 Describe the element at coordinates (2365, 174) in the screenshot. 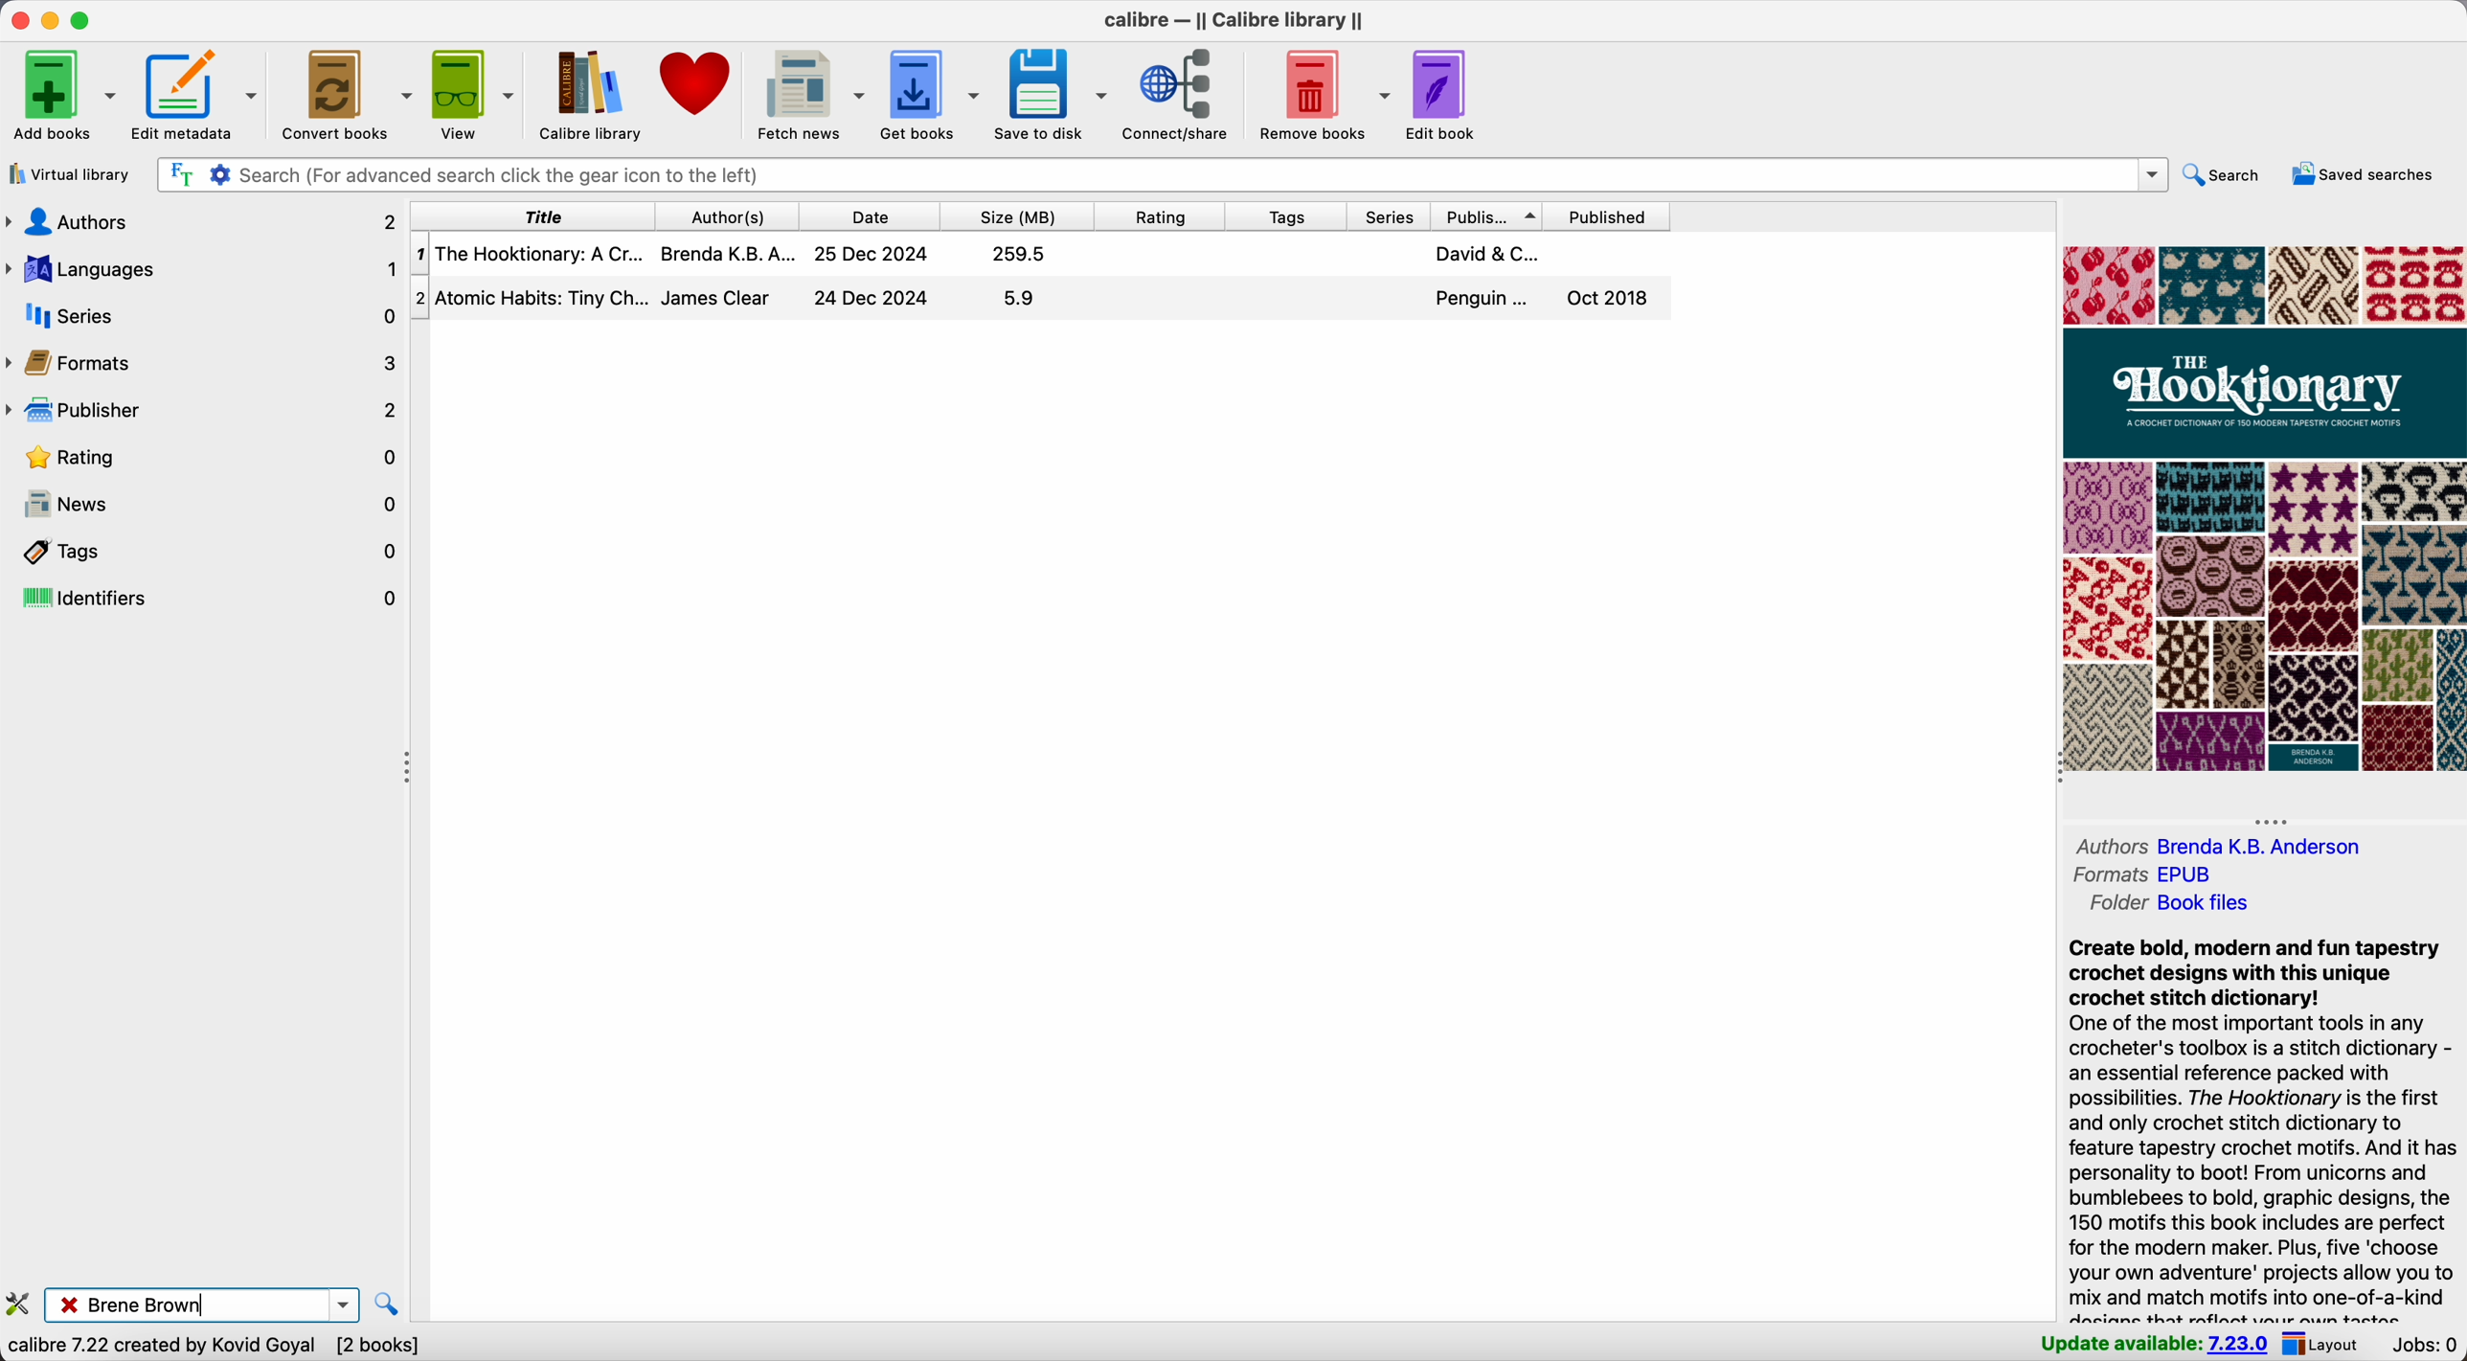

I see `saved searches` at that location.